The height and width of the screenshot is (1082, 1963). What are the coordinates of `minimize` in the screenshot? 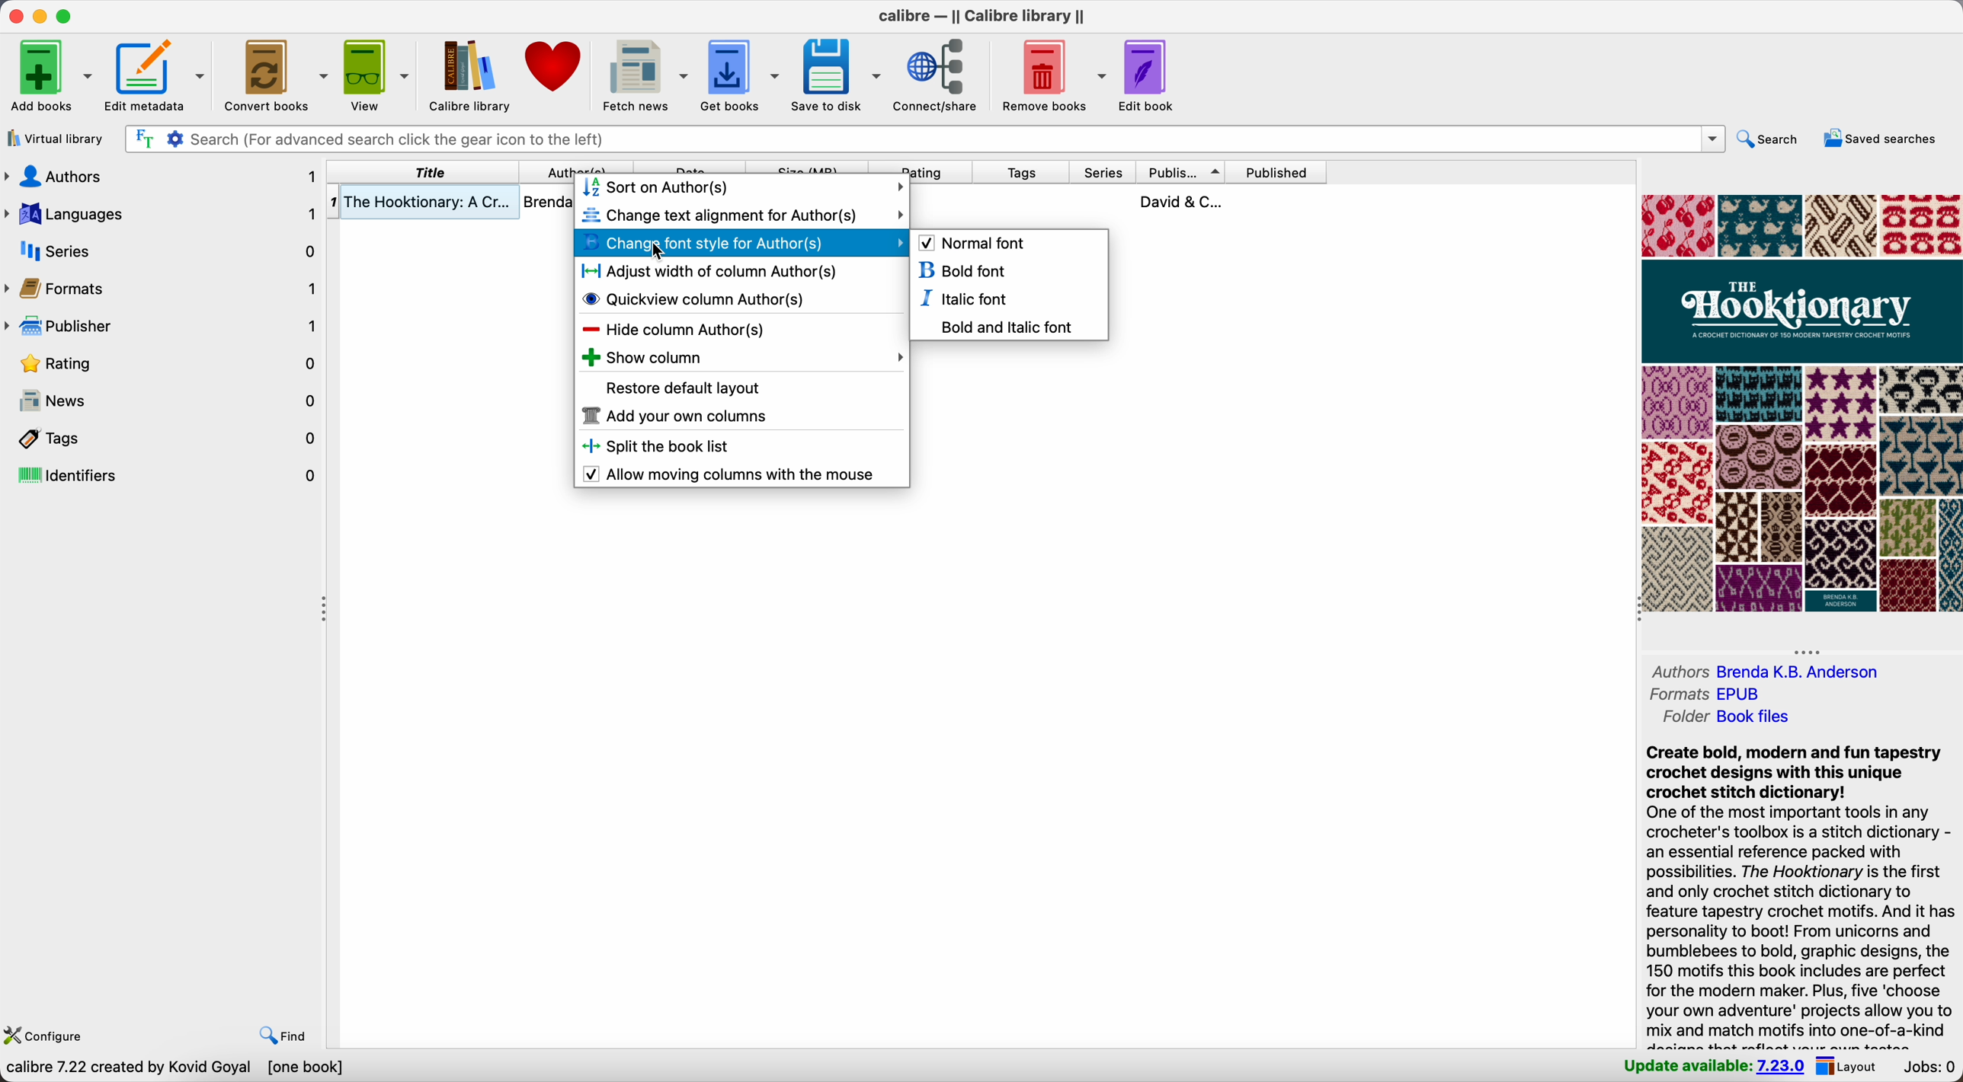 It's located at (43, 18).